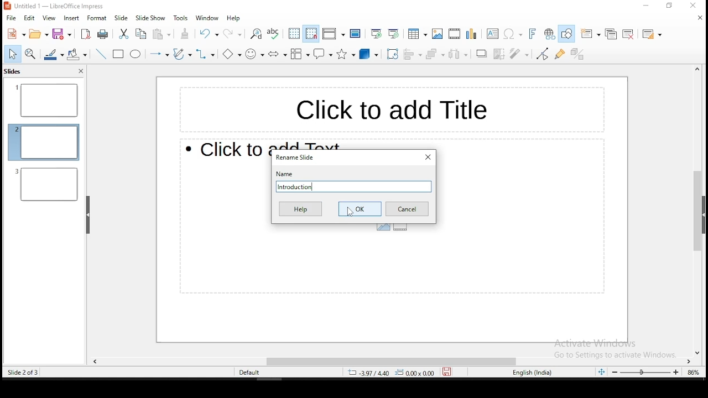  Describe the element at coordinates (611, 33) in the screenshot. I see `duplicate slide` at that location.